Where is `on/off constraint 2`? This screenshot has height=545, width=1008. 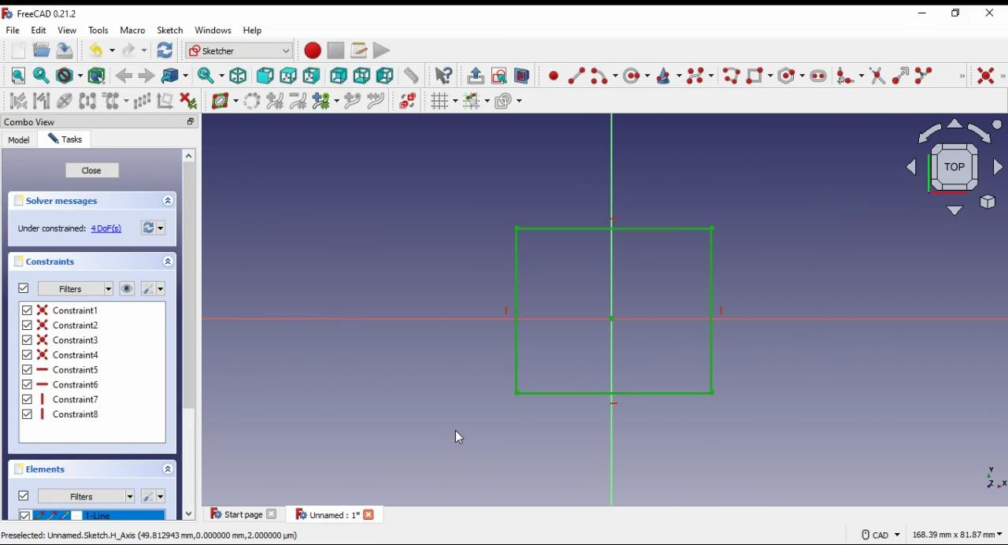
on/off constraint 2 is located at coordinates (69, 324).